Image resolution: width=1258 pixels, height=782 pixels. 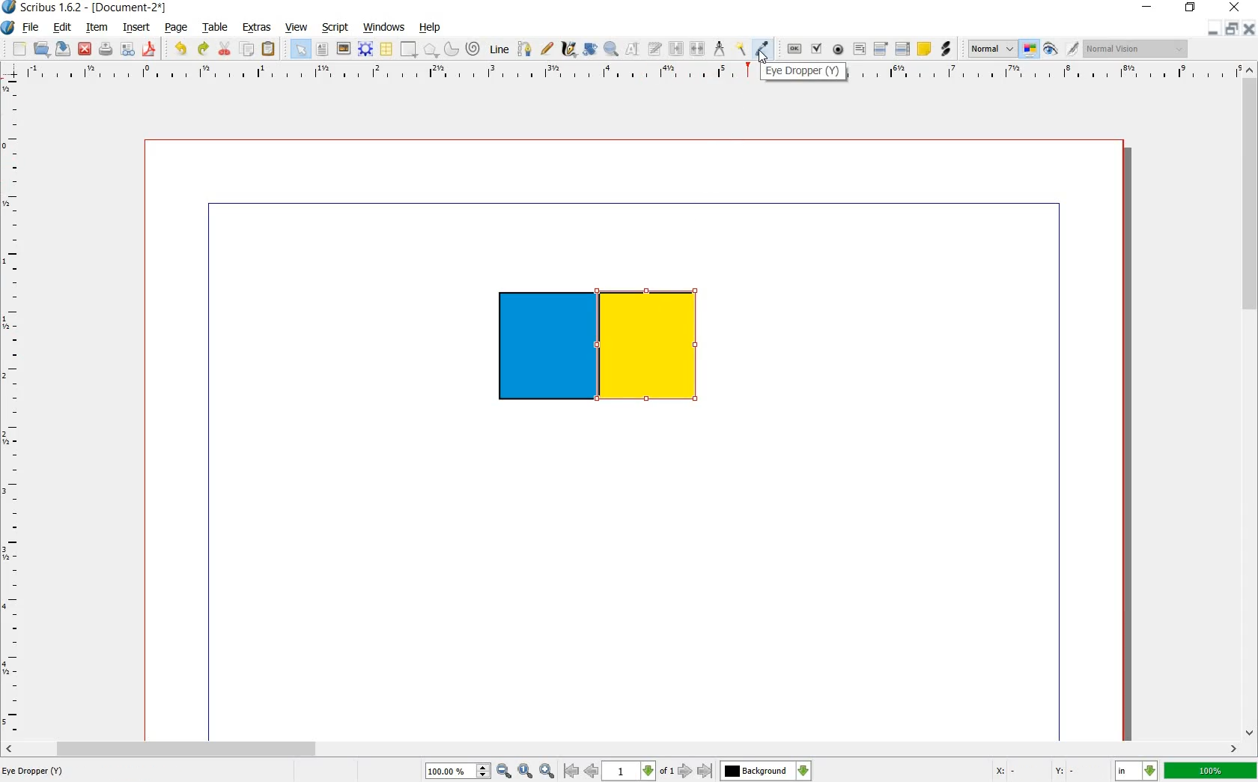 I want to click on paste, so click(x=269, y=48).